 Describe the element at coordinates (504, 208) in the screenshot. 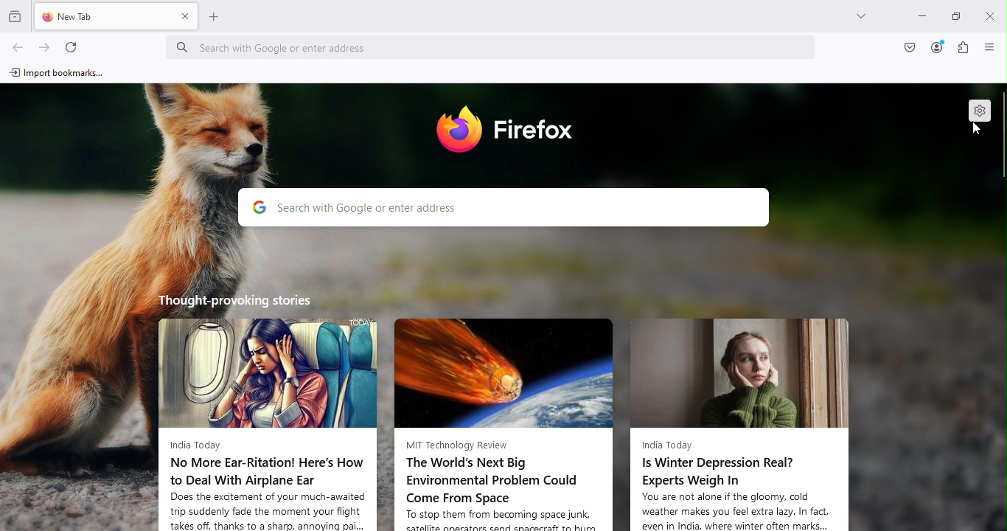

I see `Search bar` at that location.